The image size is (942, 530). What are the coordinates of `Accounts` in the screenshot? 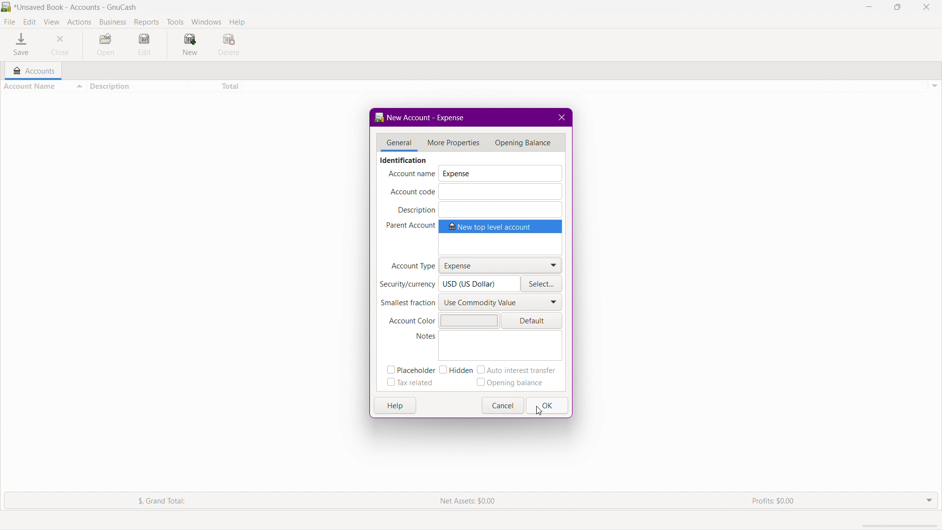 It's located at (30, 71).